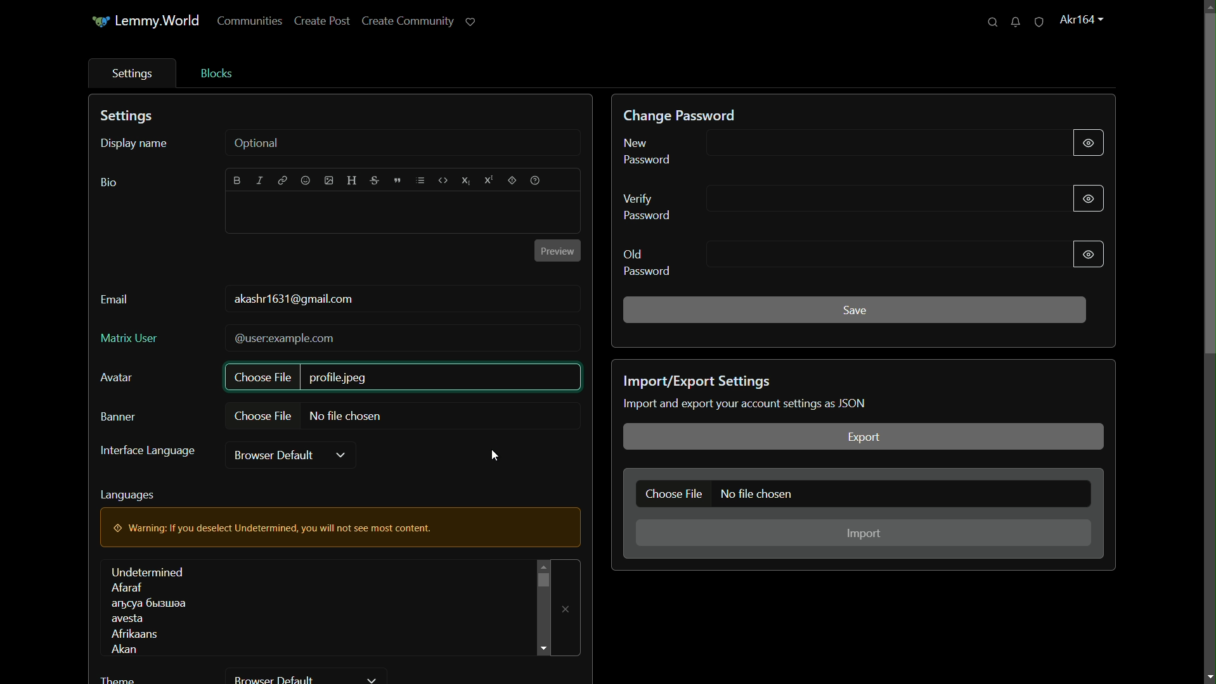  What do you see at coordinates (250, 22) in the screenshot?
I see `communities` at bounding box center [250, 22].